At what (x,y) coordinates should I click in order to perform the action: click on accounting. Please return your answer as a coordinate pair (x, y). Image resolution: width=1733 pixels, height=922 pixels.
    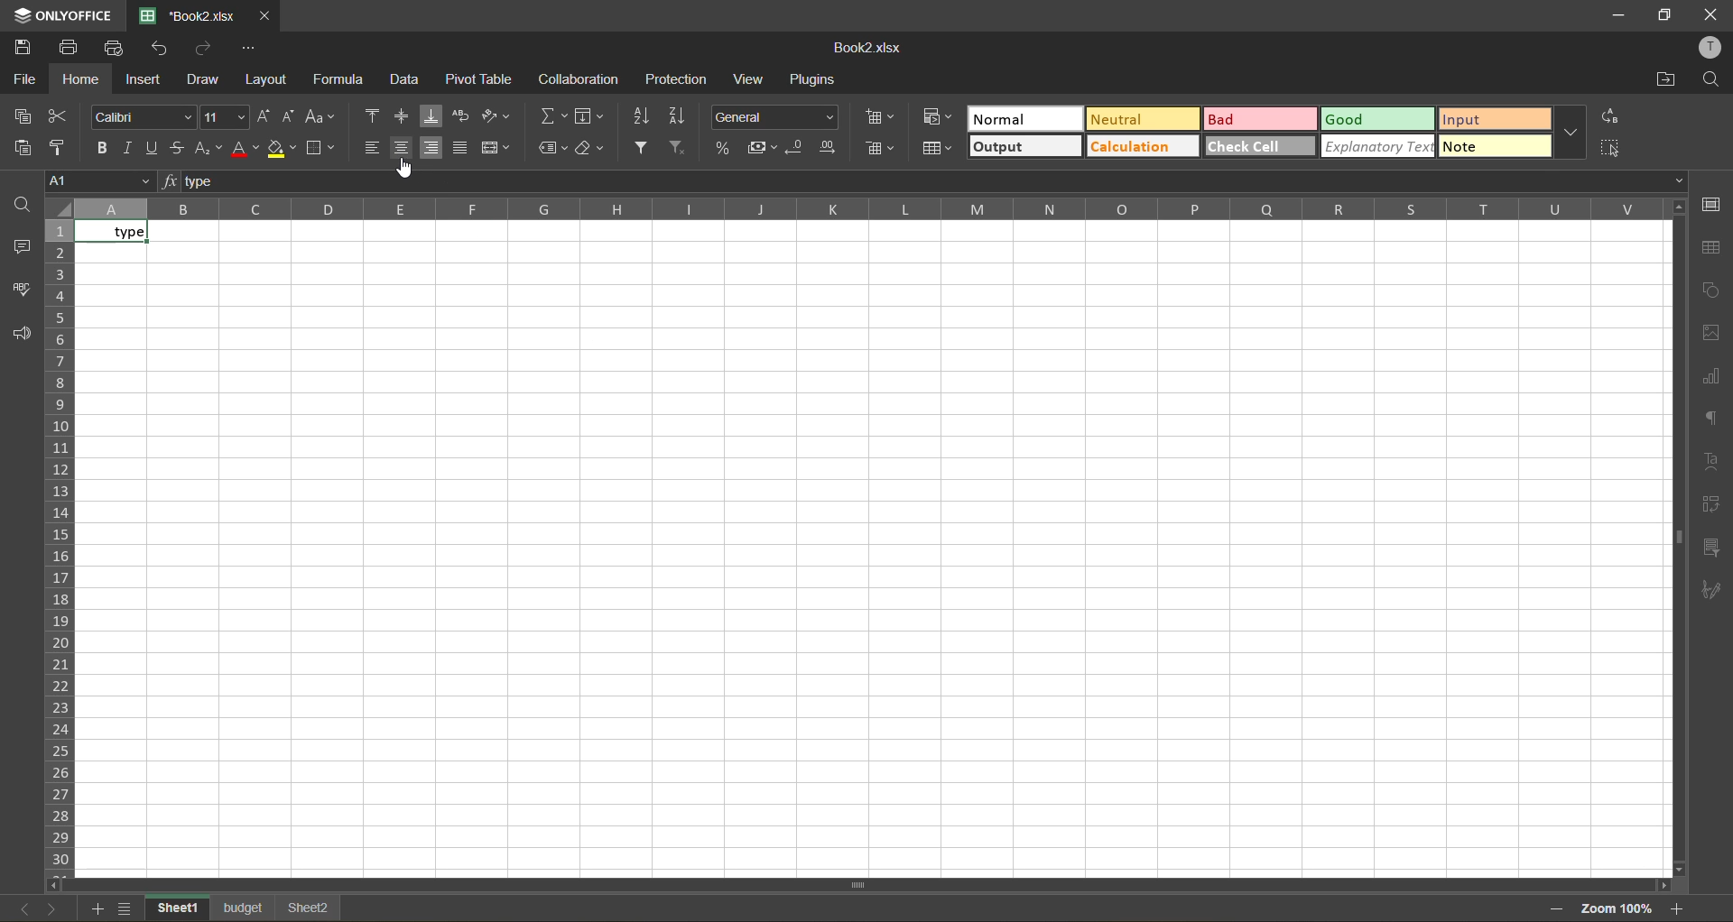
    Looking at the image, I should click on (764, 145).